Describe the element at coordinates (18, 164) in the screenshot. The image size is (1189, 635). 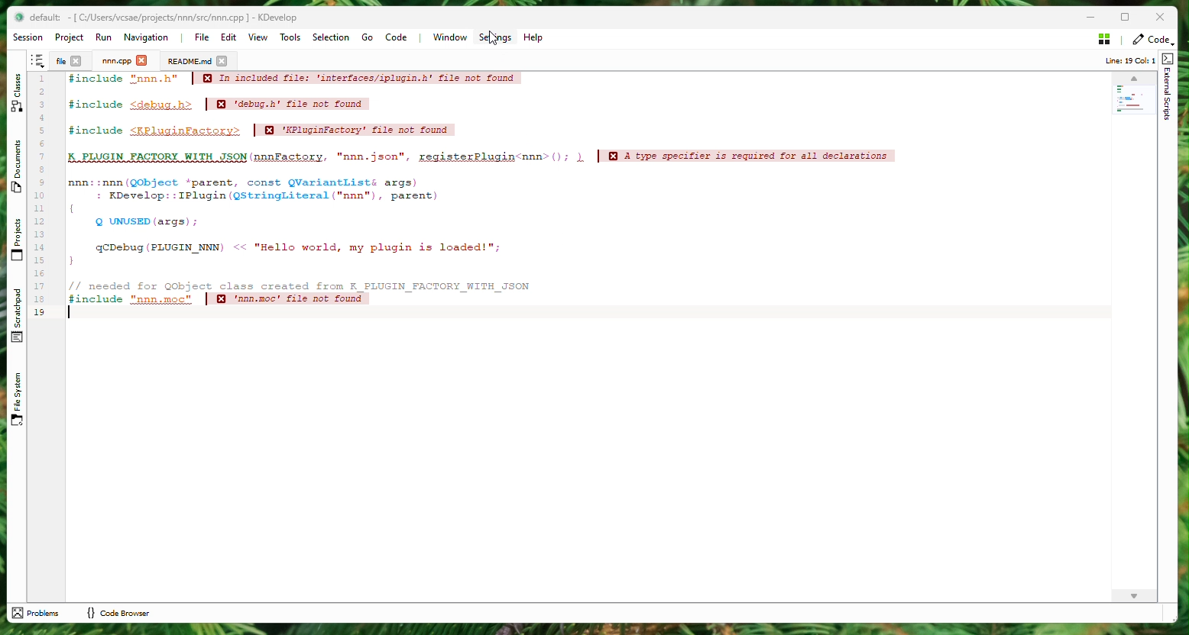
I see `Documents` at that location.